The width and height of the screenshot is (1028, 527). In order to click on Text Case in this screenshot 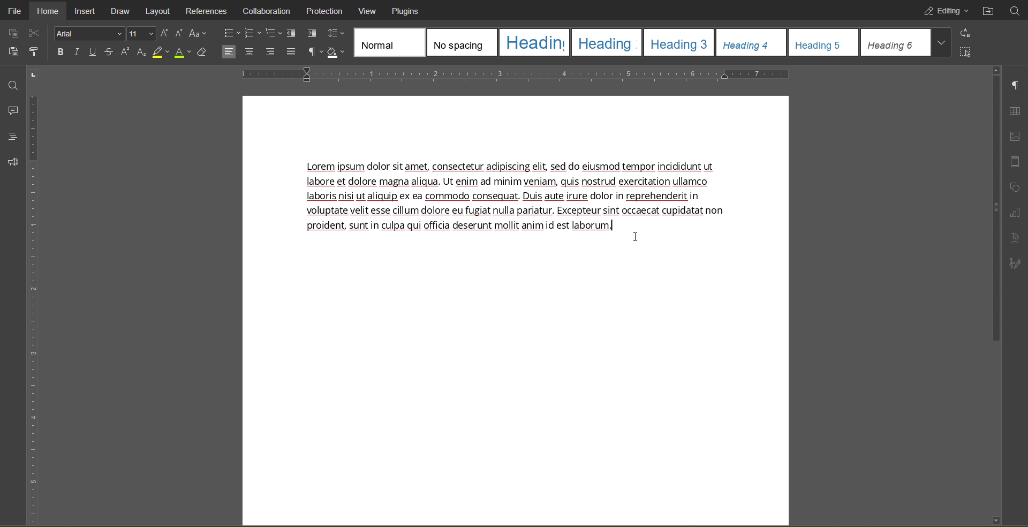, I will do `click(197, 33)`.